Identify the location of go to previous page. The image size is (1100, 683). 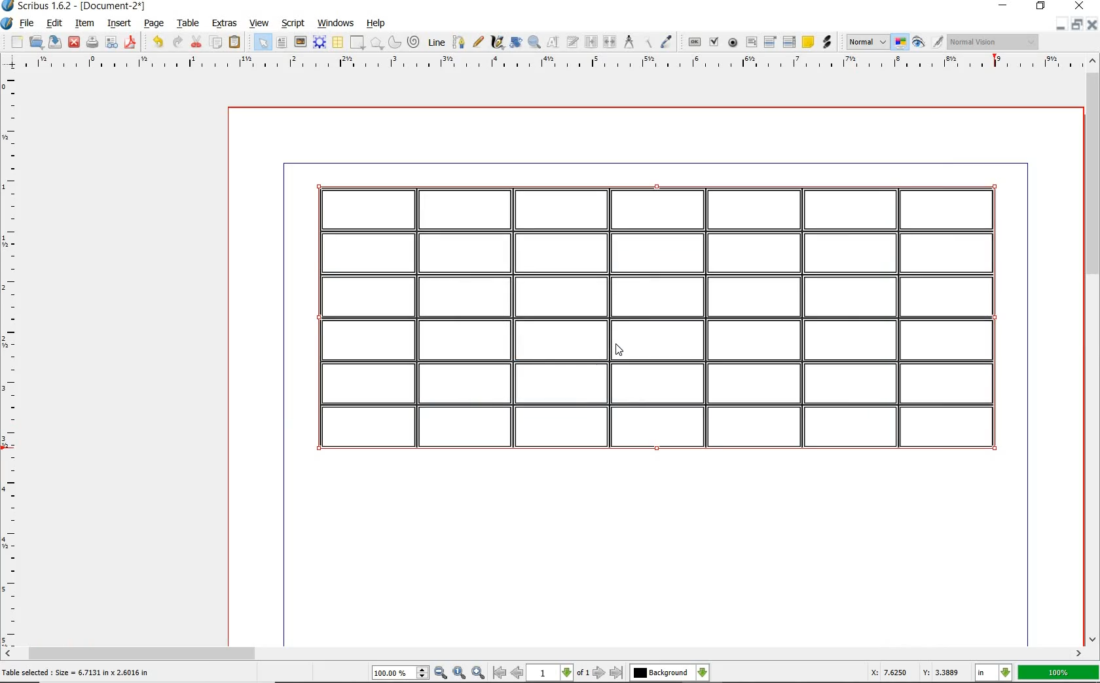
(518, 674).